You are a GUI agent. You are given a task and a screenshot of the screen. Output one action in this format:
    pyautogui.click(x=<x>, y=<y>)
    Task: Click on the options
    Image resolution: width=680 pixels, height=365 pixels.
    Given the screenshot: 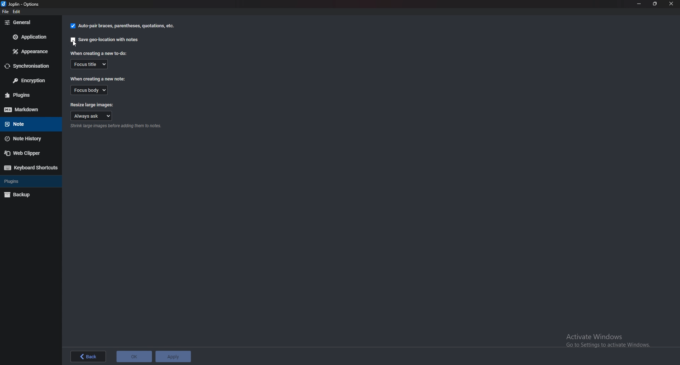 What is the action you would take?
    pyautogui.click(x=22, y=5)
    